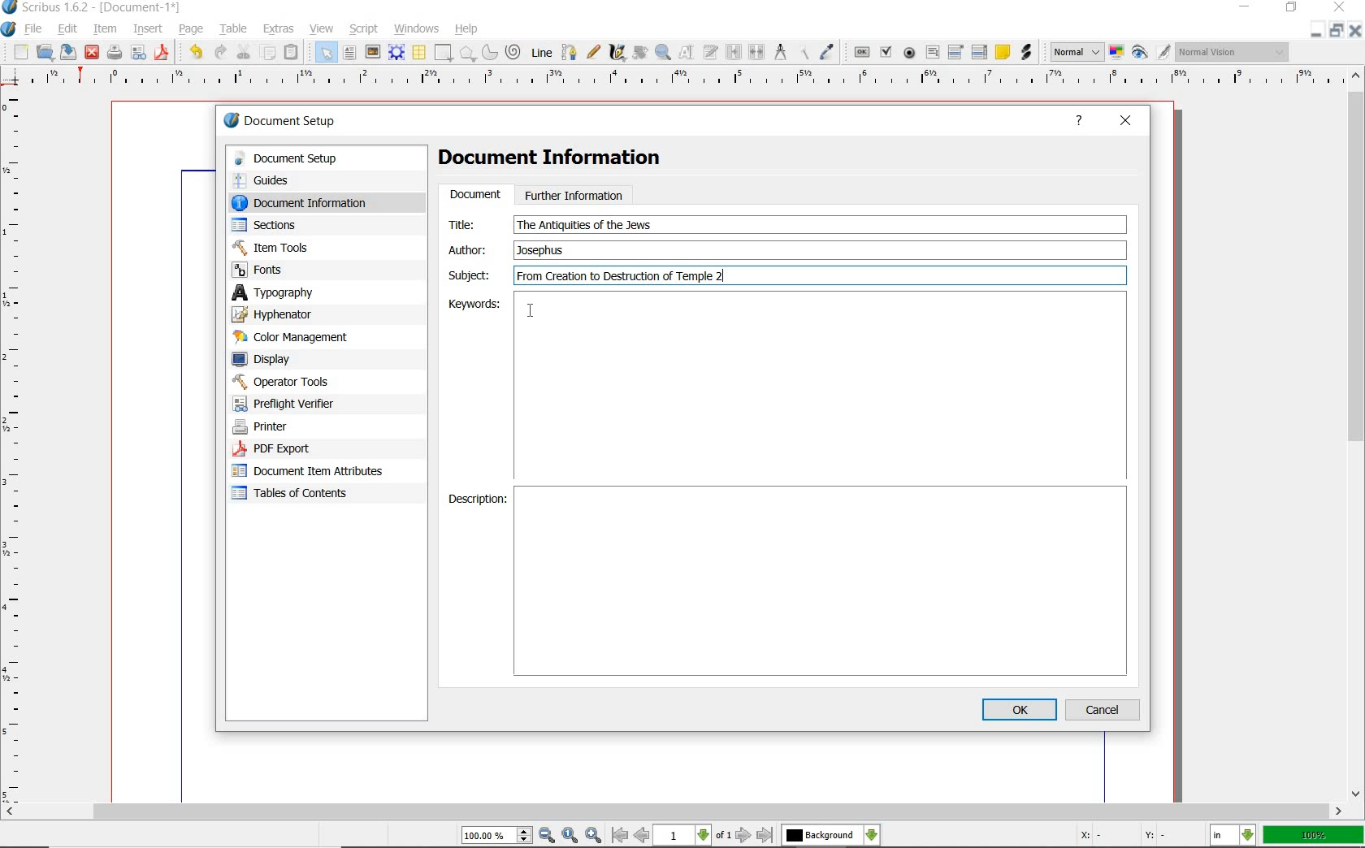 The width and height of the screenshot is (1365, 848). What do you see at coordinates (314, 473) in the screenshot?
I see `document item attributes` at bounding box center [314, 473].